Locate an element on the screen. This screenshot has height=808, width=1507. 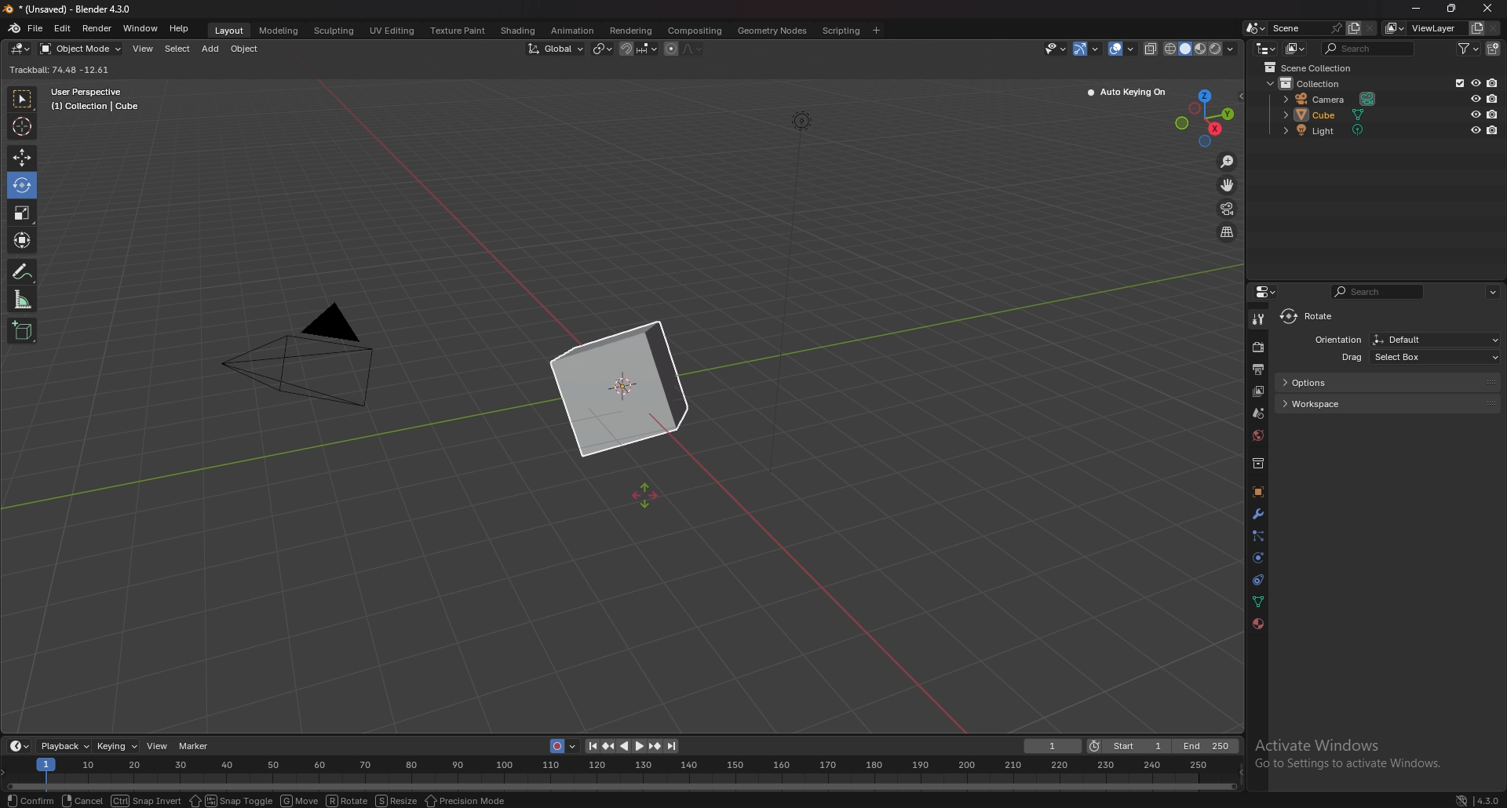
add cube is located at coordinates (23, 331).